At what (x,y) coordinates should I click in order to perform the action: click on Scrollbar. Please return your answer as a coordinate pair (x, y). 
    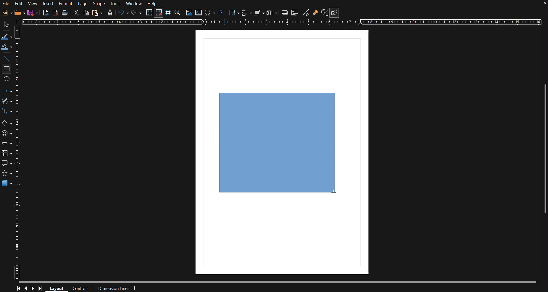
    Looking at the image, I should click on (282, 282).